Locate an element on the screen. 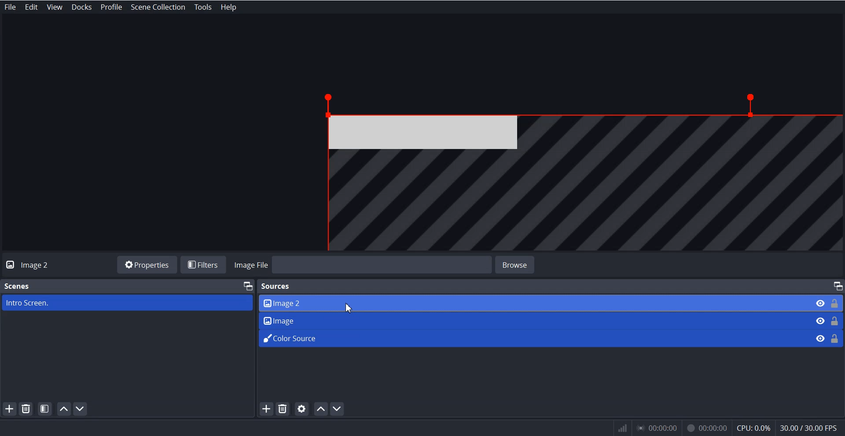 The height and width of the screenshot is (436, 845). Move Scene Up is located at coordinates (64, 409).